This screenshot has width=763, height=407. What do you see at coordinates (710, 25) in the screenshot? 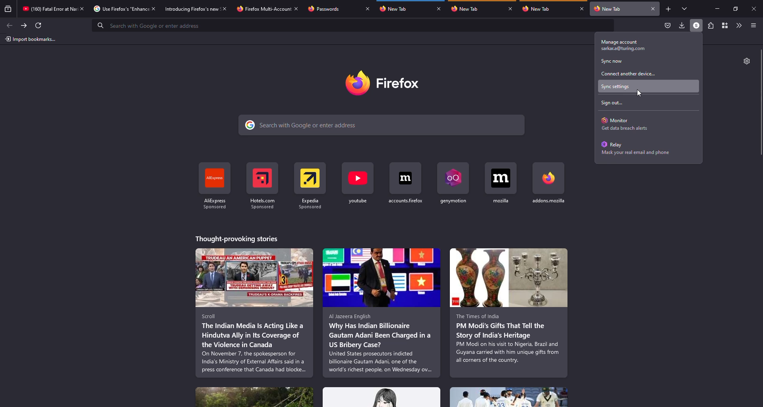
I see `extensions` at bounding box center [710, 25].